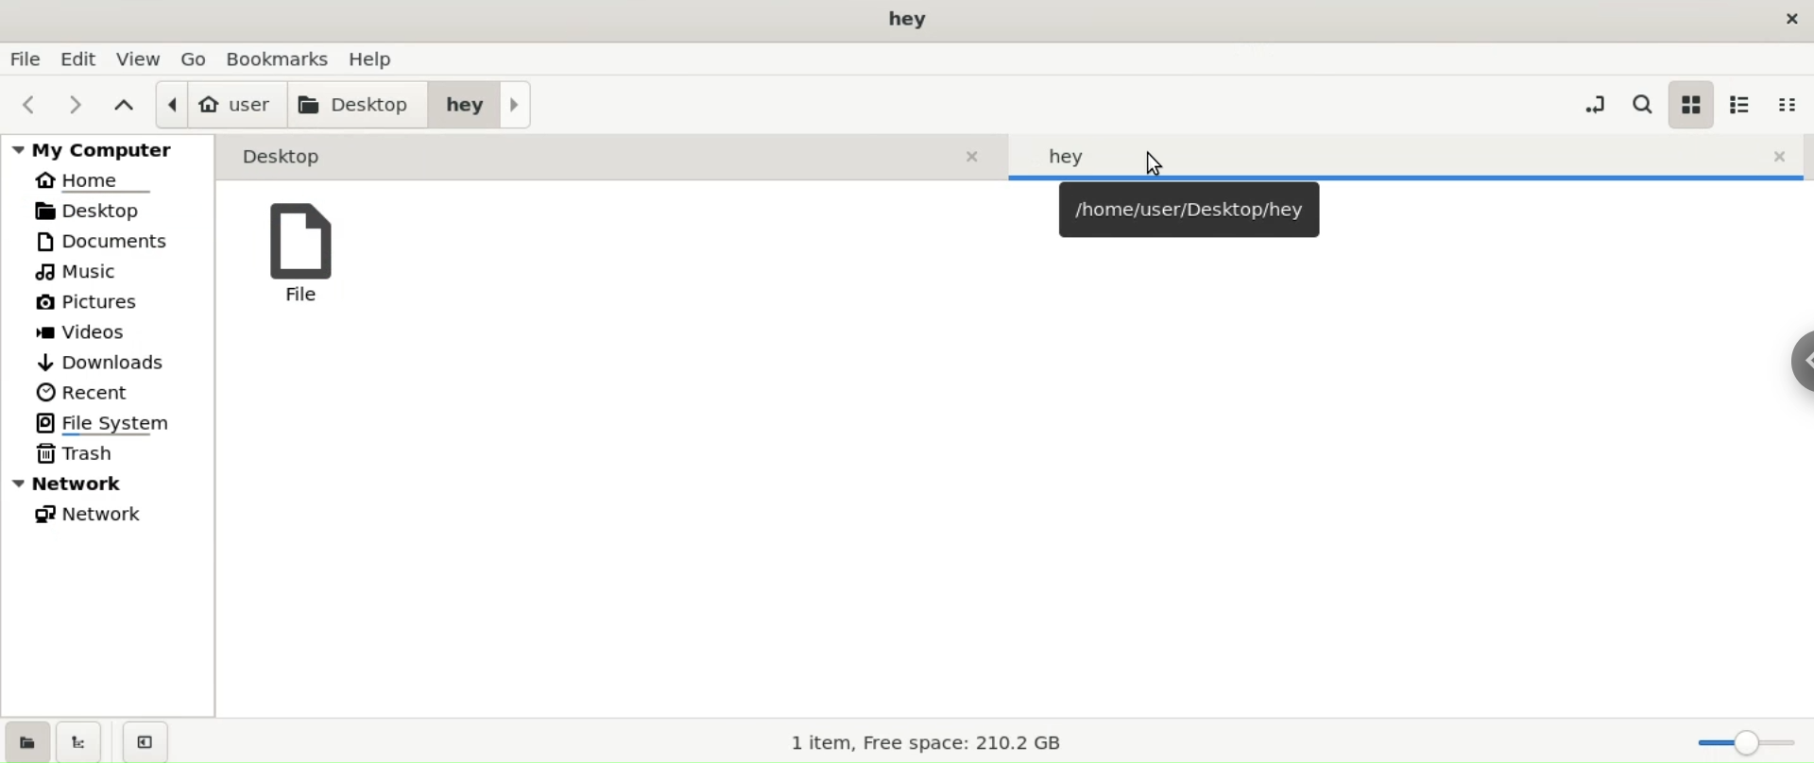 The width and height of the screenshot is (1814, 763). Describe the element at coordinates (145, 741) in the screenshot. I see `close sidebar` at that location.